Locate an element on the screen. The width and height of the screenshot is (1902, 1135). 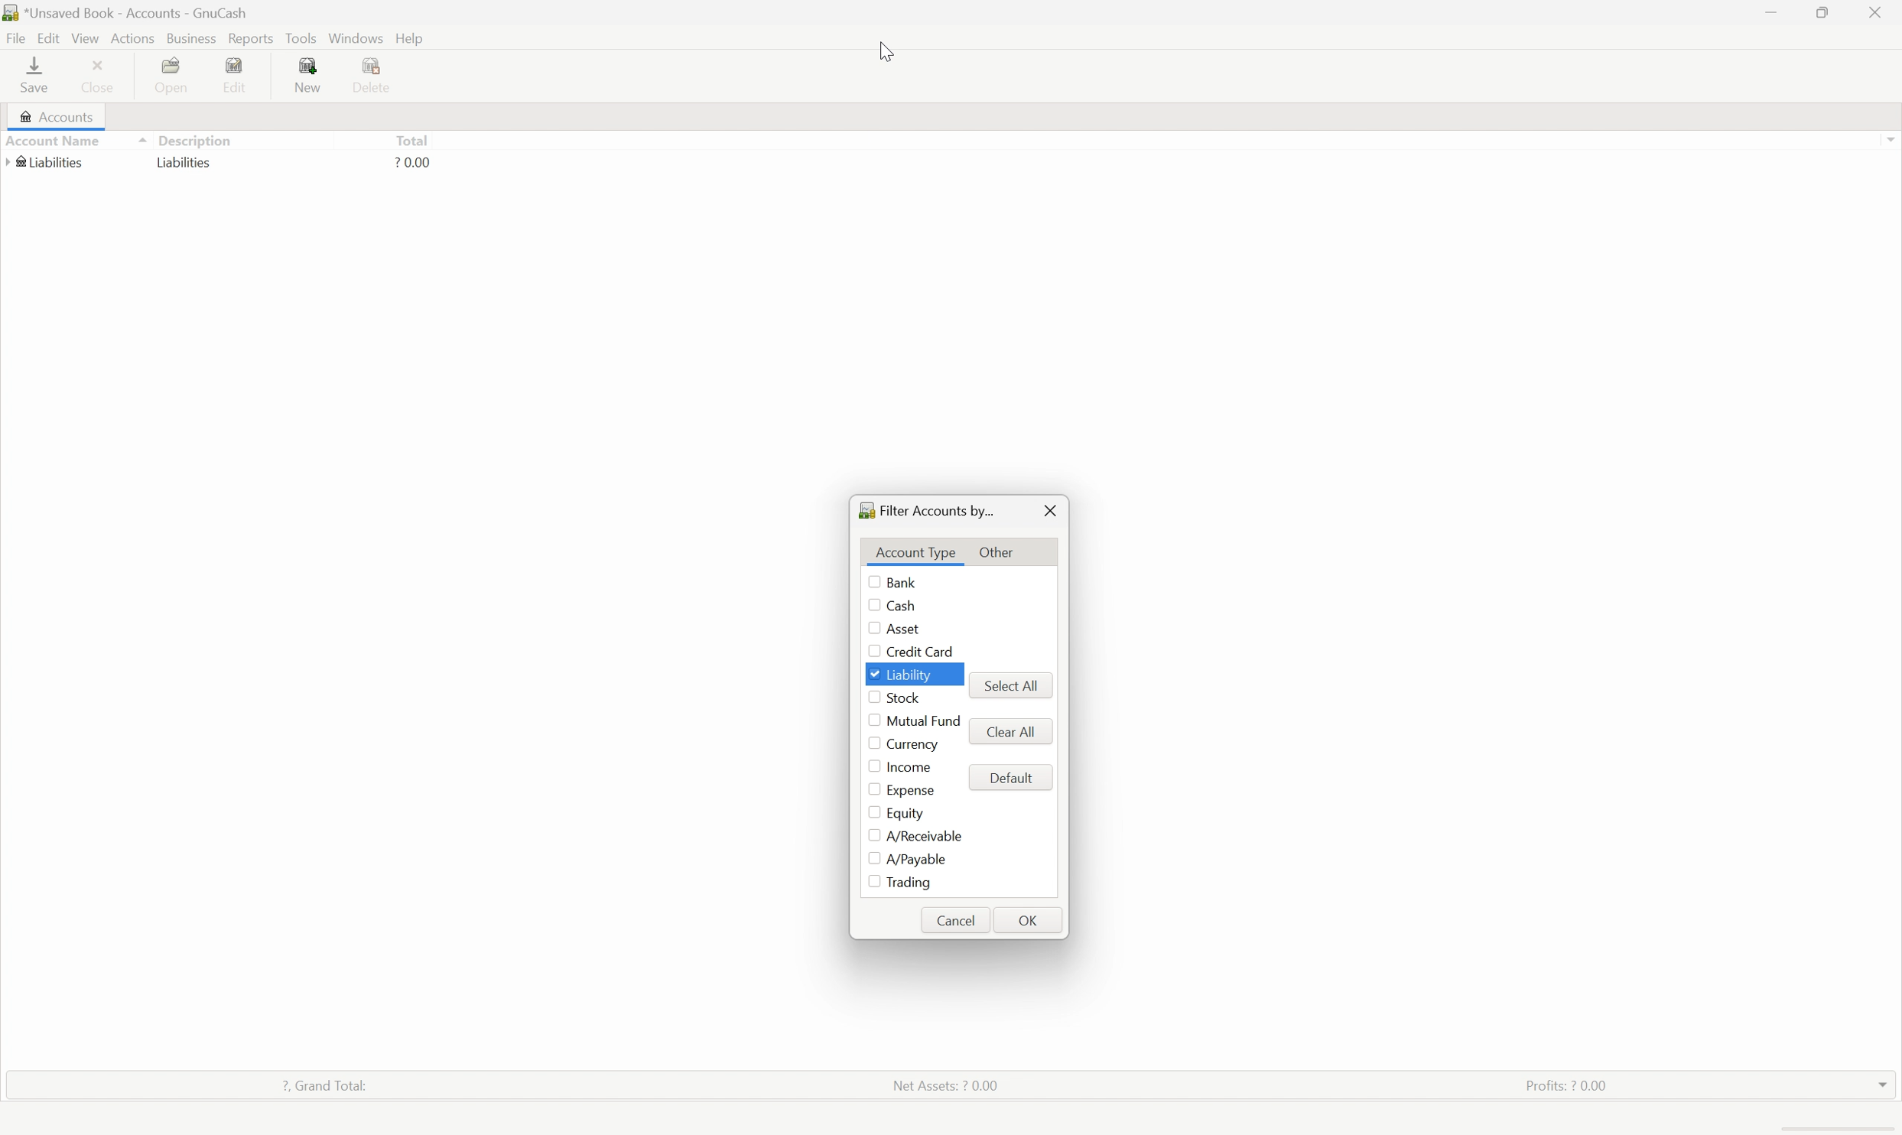
Expense is located at coordinates (911, 791).